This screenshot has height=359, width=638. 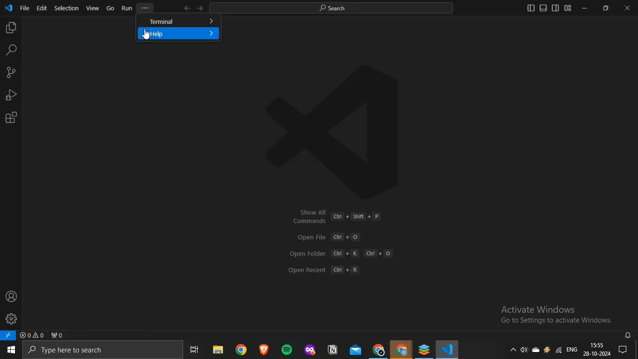 What do you see at coordinates (524, 351) in the screenshot?
I see `volume` at bounding box center [524, 351].